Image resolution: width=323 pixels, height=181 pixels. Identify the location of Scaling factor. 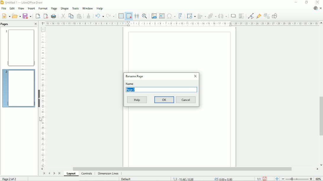
(259, 179).